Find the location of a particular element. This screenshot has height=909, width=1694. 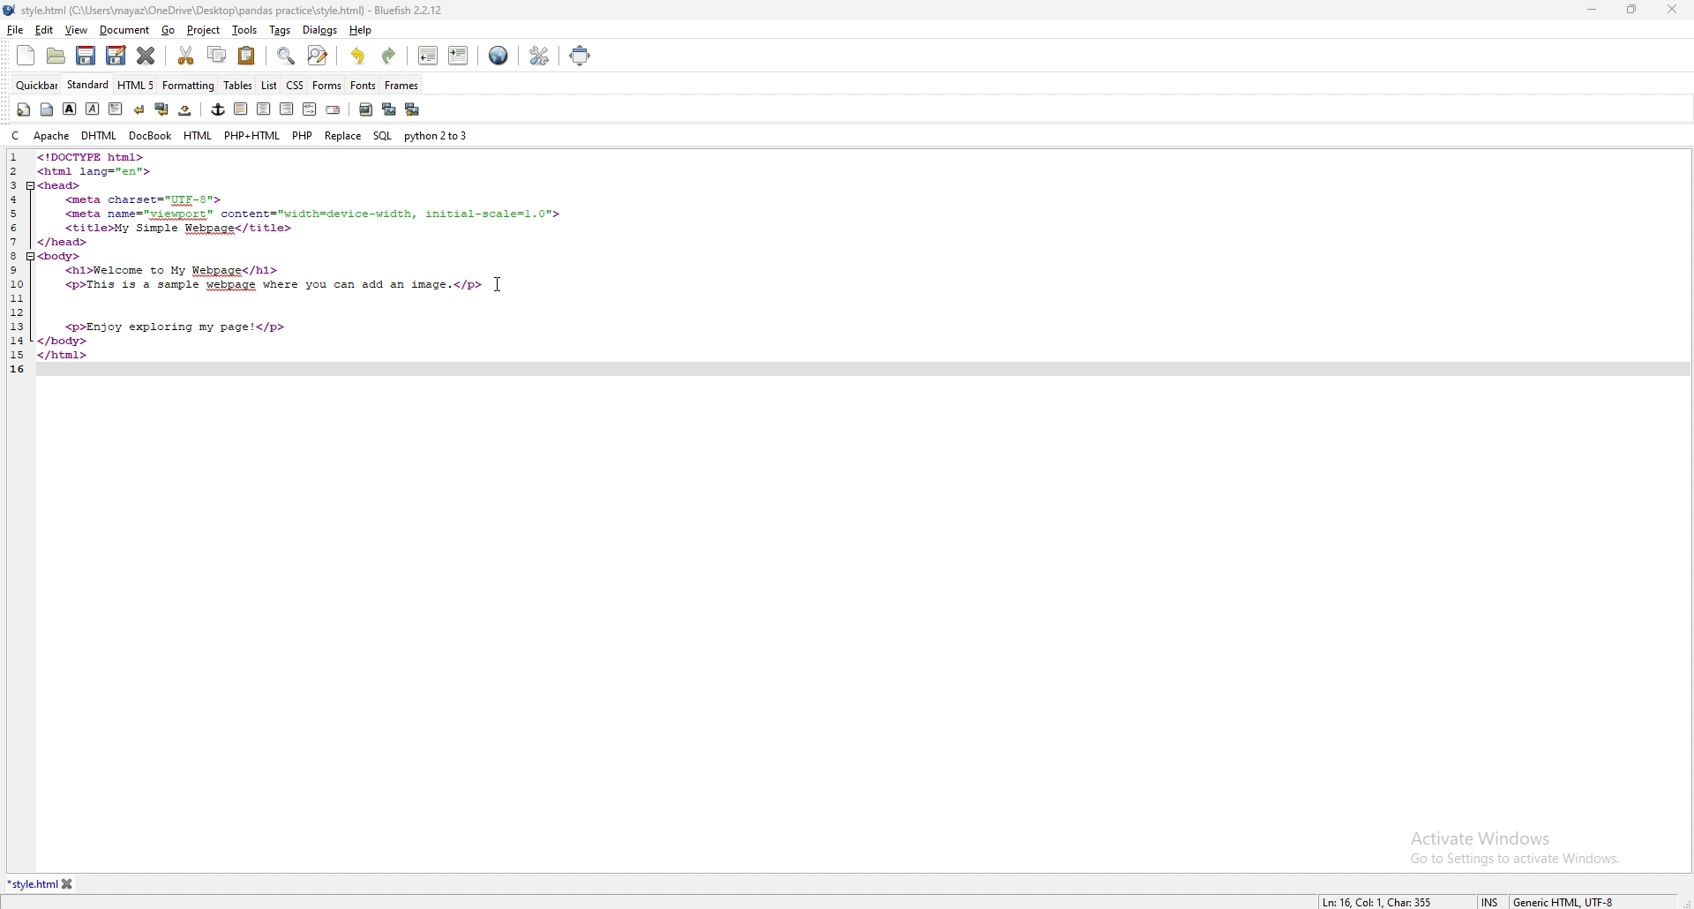

forms is located at coordinates (326, 86).